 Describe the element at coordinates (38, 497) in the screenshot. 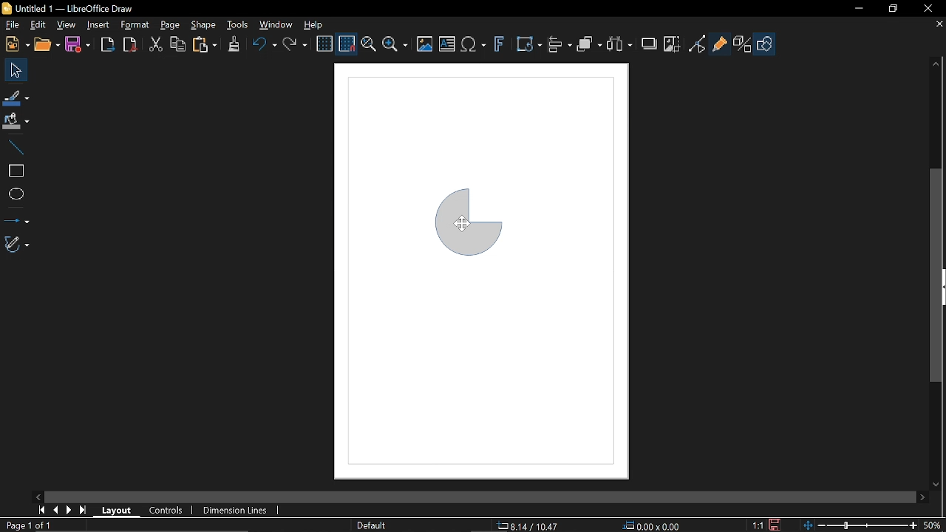

I see `Move left` at that location.